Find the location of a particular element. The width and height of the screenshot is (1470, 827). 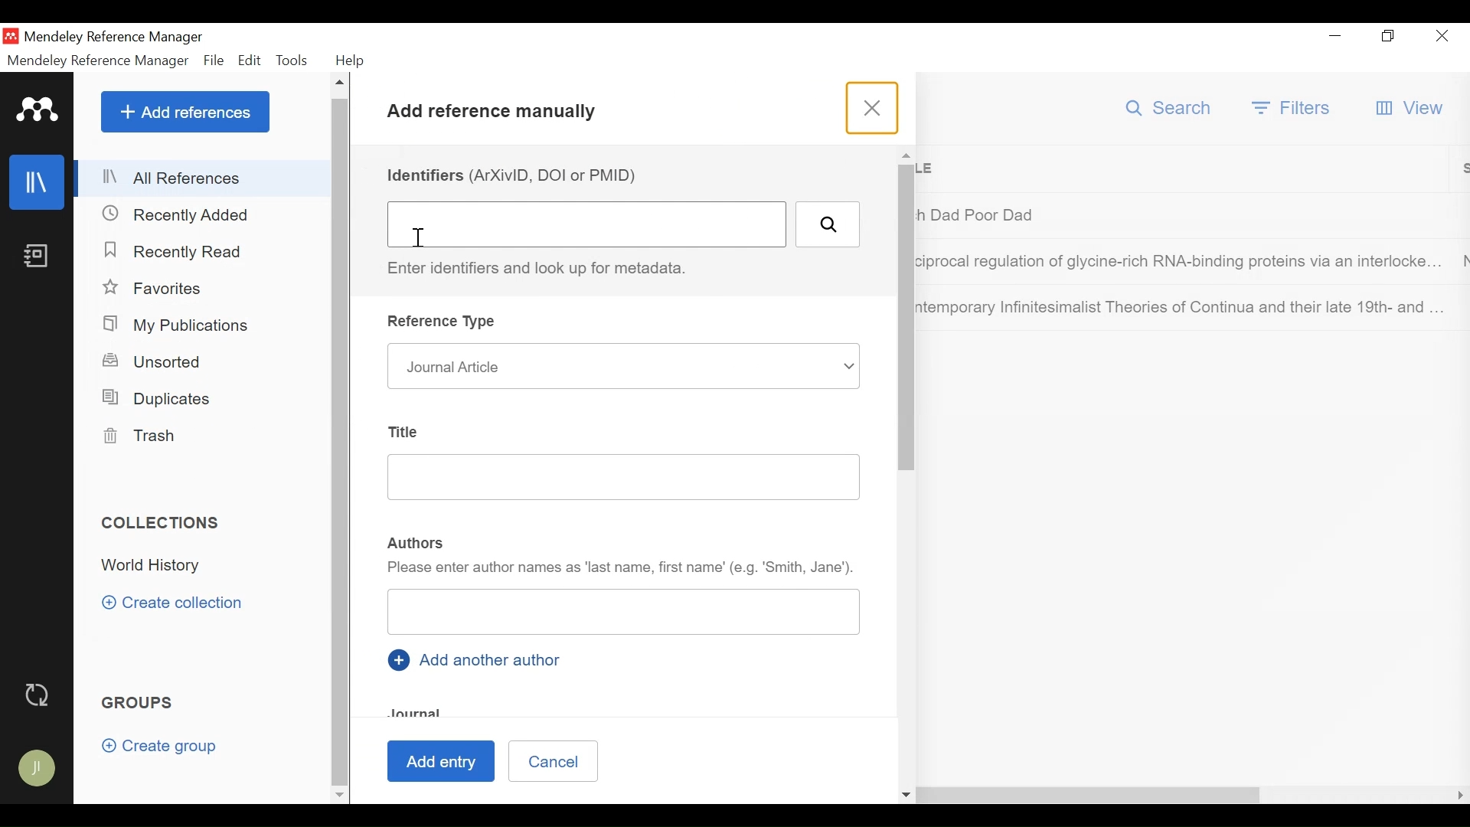

Duplicates is located at coordinates (158, 397).